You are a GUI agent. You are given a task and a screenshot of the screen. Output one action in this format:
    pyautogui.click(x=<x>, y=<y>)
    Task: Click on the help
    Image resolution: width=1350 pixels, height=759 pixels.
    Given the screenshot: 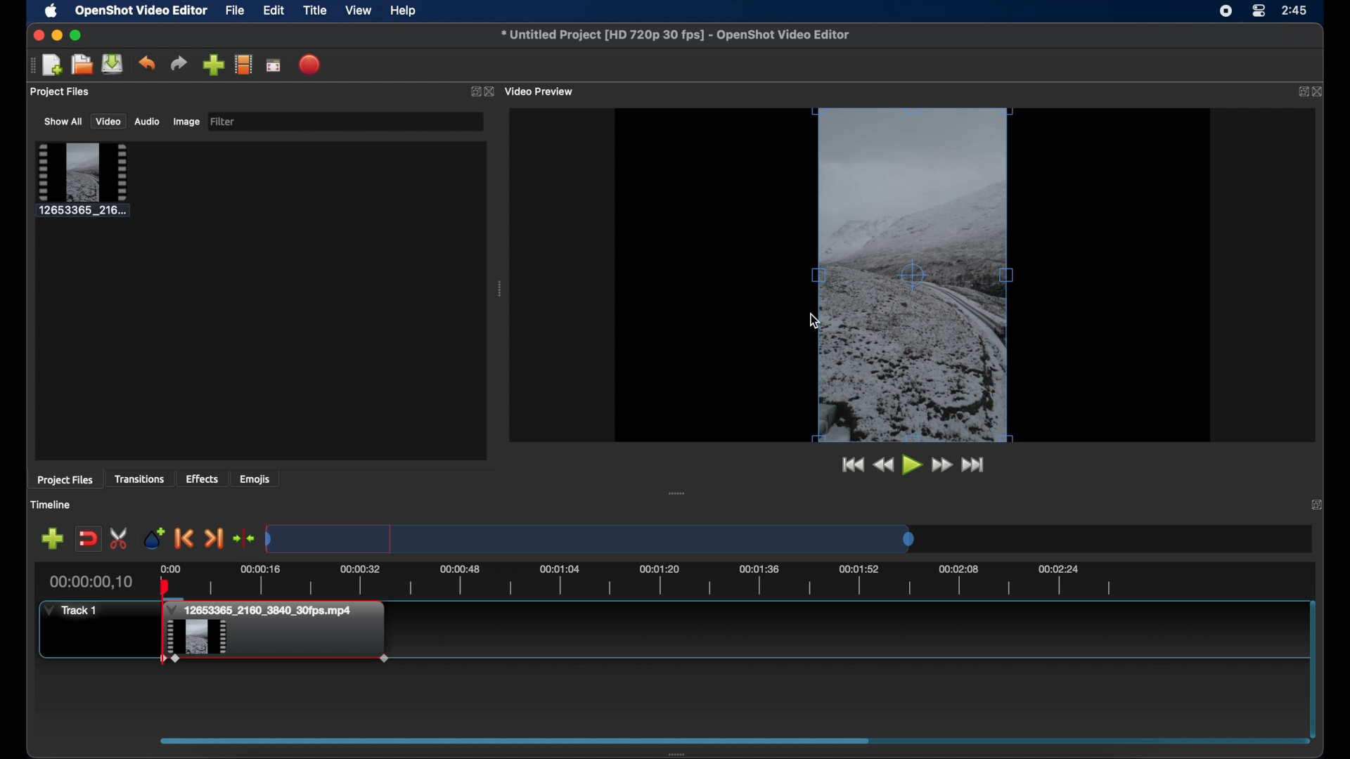 What is the action you would take?
    pyautogui.click(x=405, y=11)
    